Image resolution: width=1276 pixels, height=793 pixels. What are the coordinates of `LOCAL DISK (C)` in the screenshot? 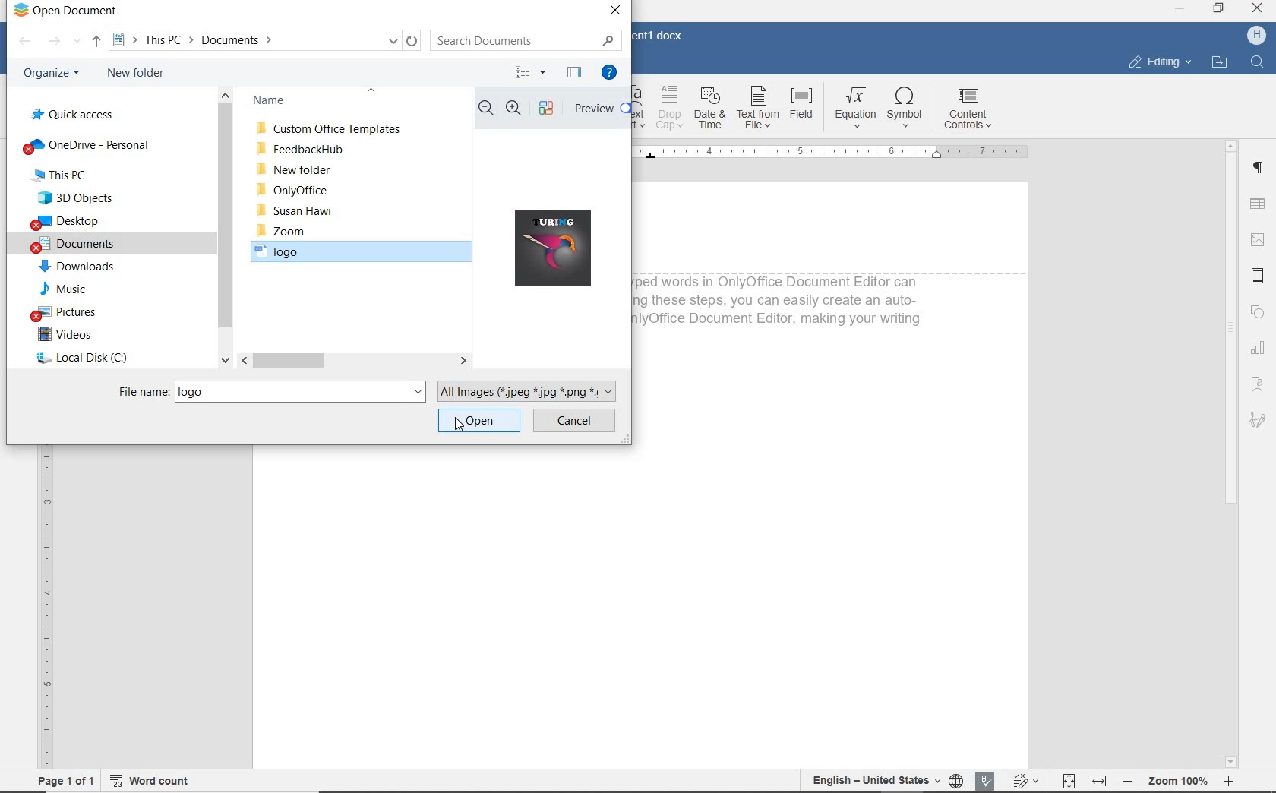 It's located at (81, 360).